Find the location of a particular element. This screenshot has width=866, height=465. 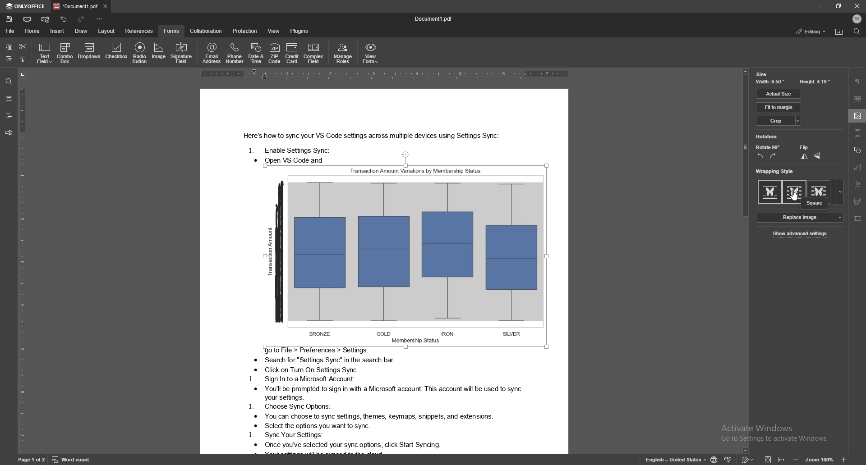

signature field is located at coordinates (181, 54).